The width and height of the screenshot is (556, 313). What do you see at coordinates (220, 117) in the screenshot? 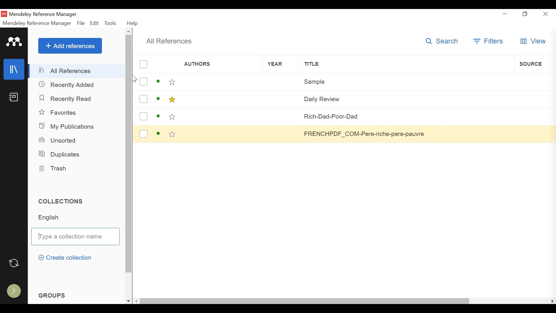
I see `Authors` at bounding box center [220, 117].